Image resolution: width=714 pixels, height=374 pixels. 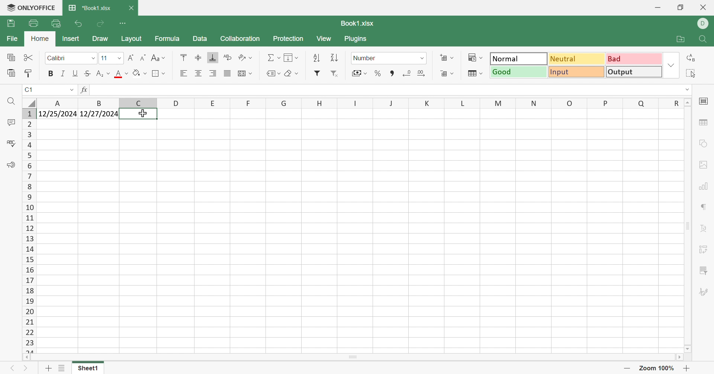 What do you see at coordinates (227, 57) in the screenshot?
I see `Wrap Text` at bounding box center [227, 57].